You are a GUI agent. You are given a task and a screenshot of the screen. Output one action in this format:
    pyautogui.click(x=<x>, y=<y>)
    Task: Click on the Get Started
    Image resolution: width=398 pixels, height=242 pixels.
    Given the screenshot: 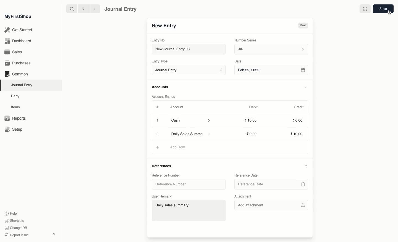 What is the action you would take?
    pyautogui.click(x=19, y=30)
    